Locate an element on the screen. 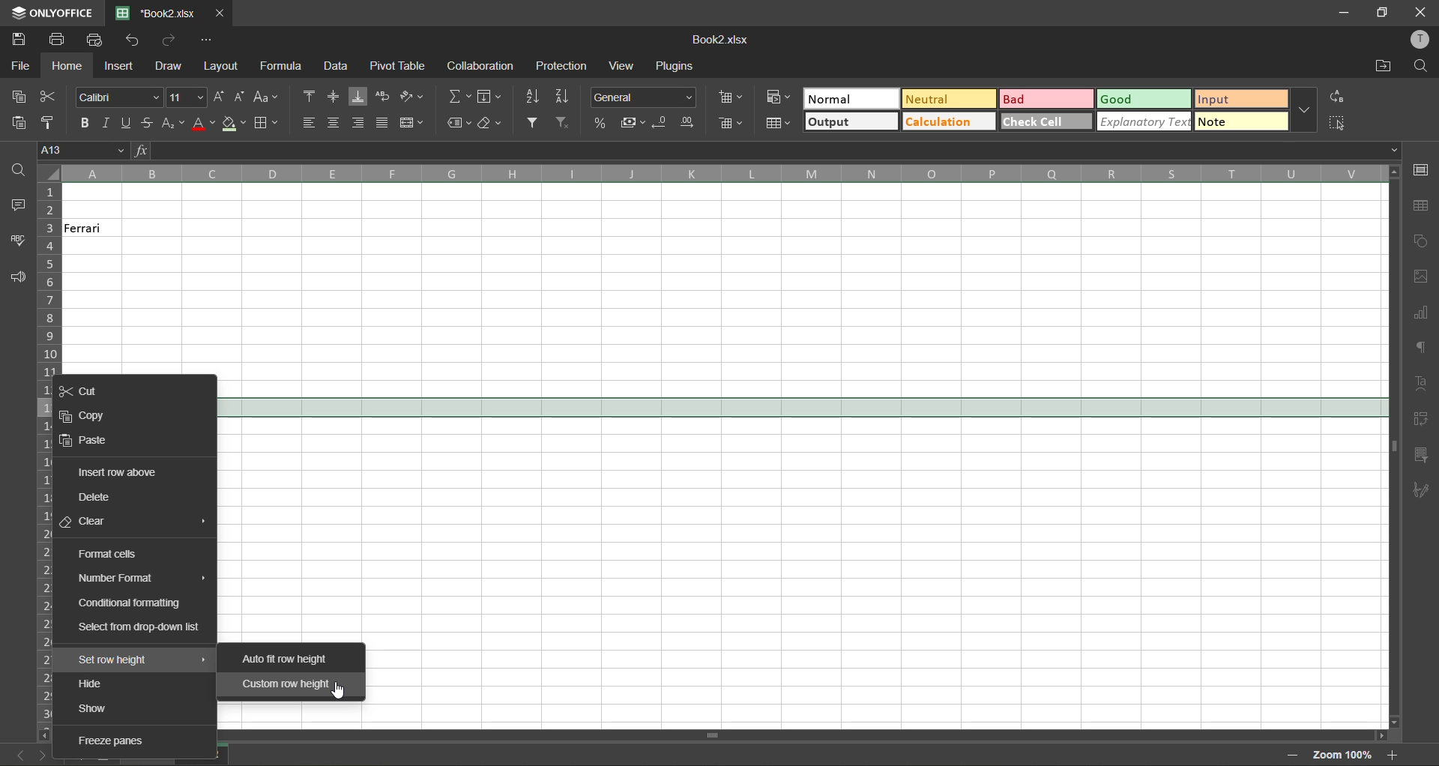 Image resolution: width=1439 pixels, height=766 pixels. cell settings is located at coordinates (1422, 169).